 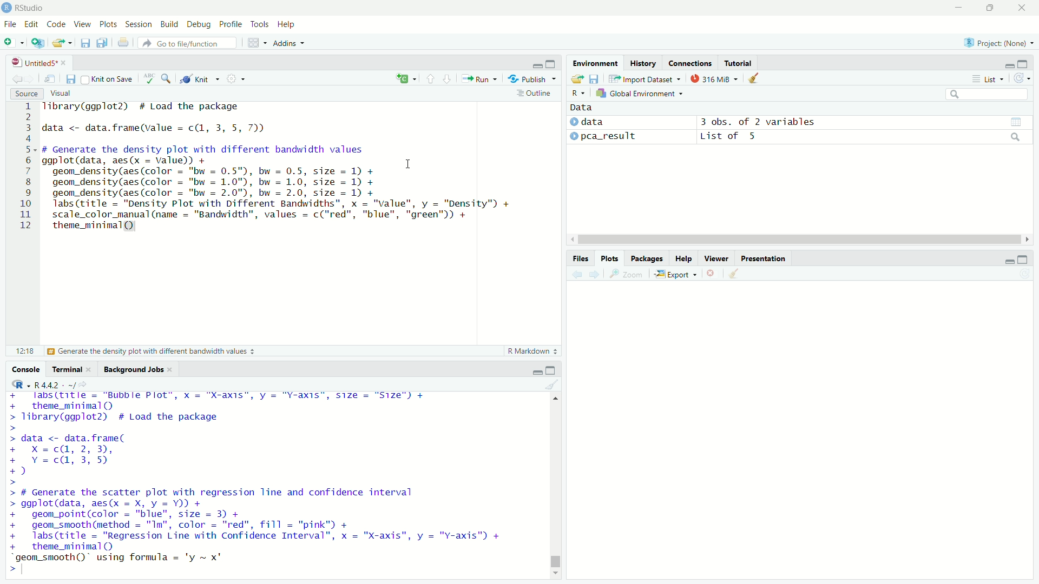 I want to click on Check spelling in the document, so click(x=149, y=78).